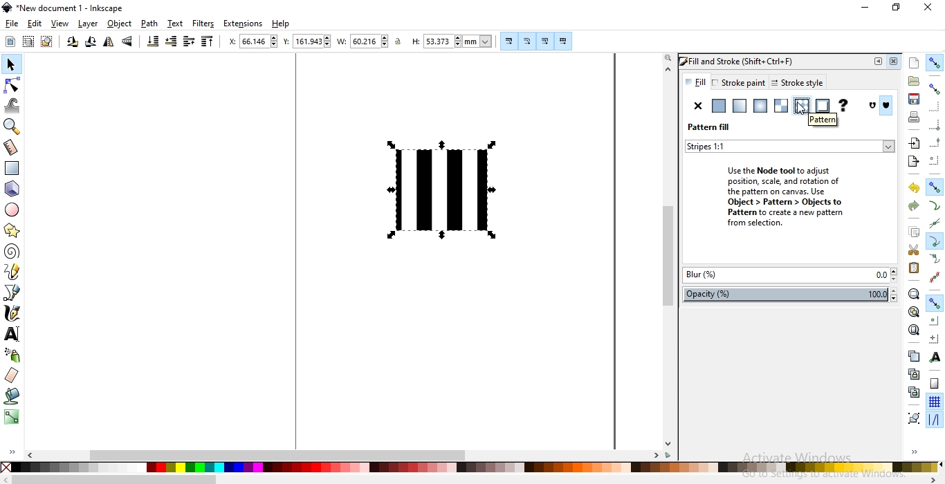 This screenshot has height=484, width=945. Describe the element at coordinates (14, 105) in the screenshot. I see `tweak objects by sculpting or painting` at that location.